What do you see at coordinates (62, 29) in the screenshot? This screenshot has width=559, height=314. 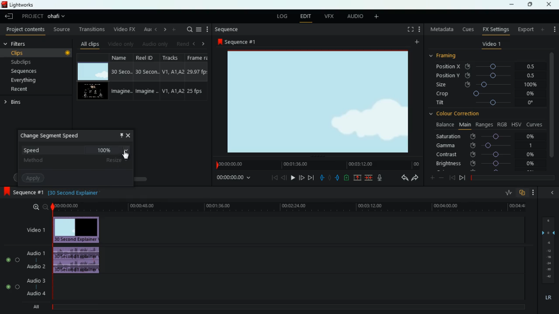 I see `source` at bounding box center [62, 29].